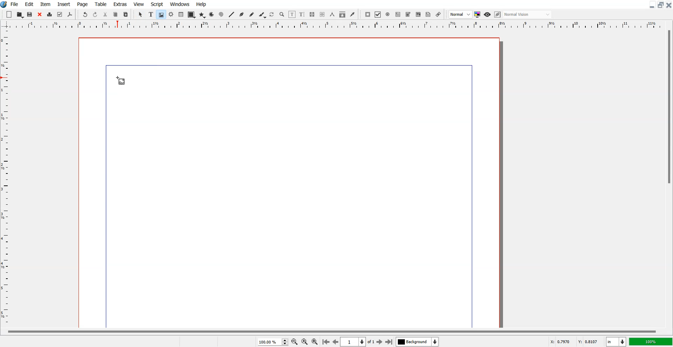 The height and width of the screenshot is (347, 673). Describe the element at coordinates (368, 14) in the screenshot. I see `PDF Push Button` at that location.